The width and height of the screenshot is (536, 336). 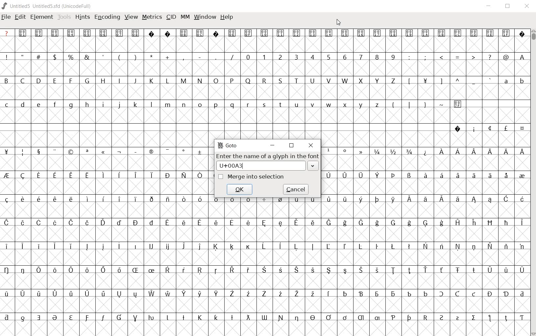 What do you see at coordinates (424, 176) in the screenshot?
I see `Symbol` at bounding box center [424, 176].